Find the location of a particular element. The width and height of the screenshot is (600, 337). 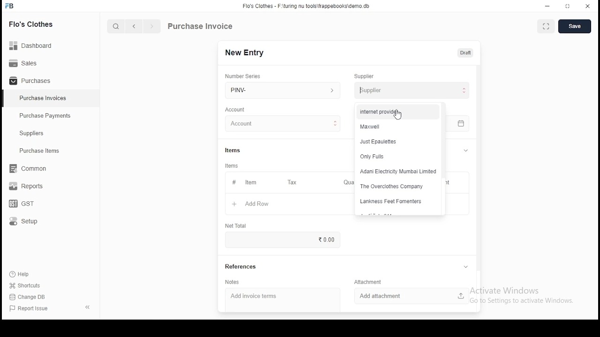

Suppliers is located at coordinates (34, 133).